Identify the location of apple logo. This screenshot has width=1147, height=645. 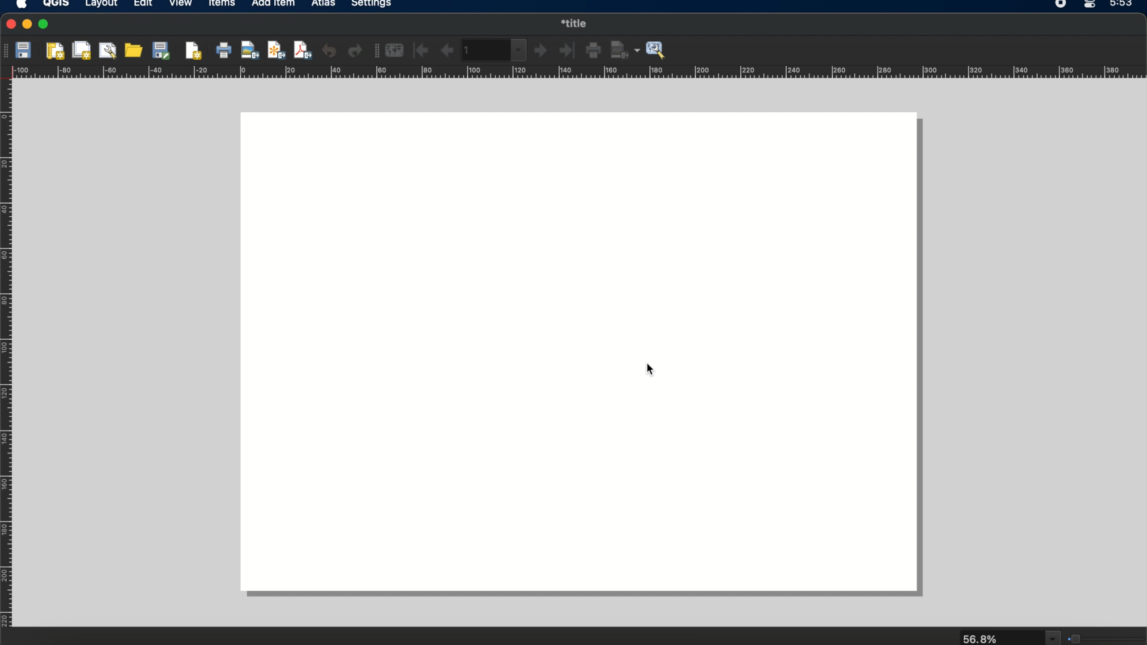
(16, 5).